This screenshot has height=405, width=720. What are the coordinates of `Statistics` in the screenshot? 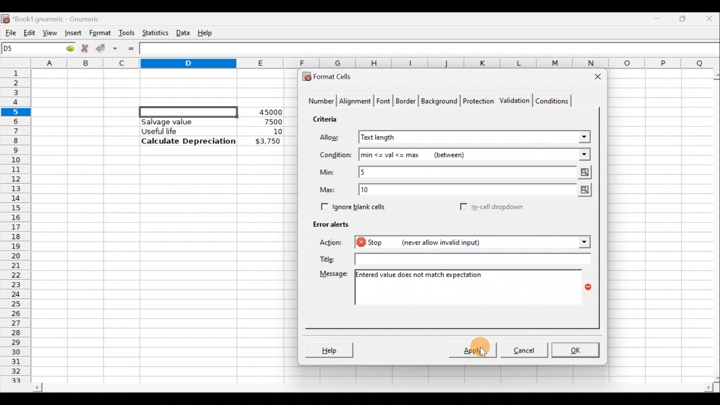 It's located at (153, 32).